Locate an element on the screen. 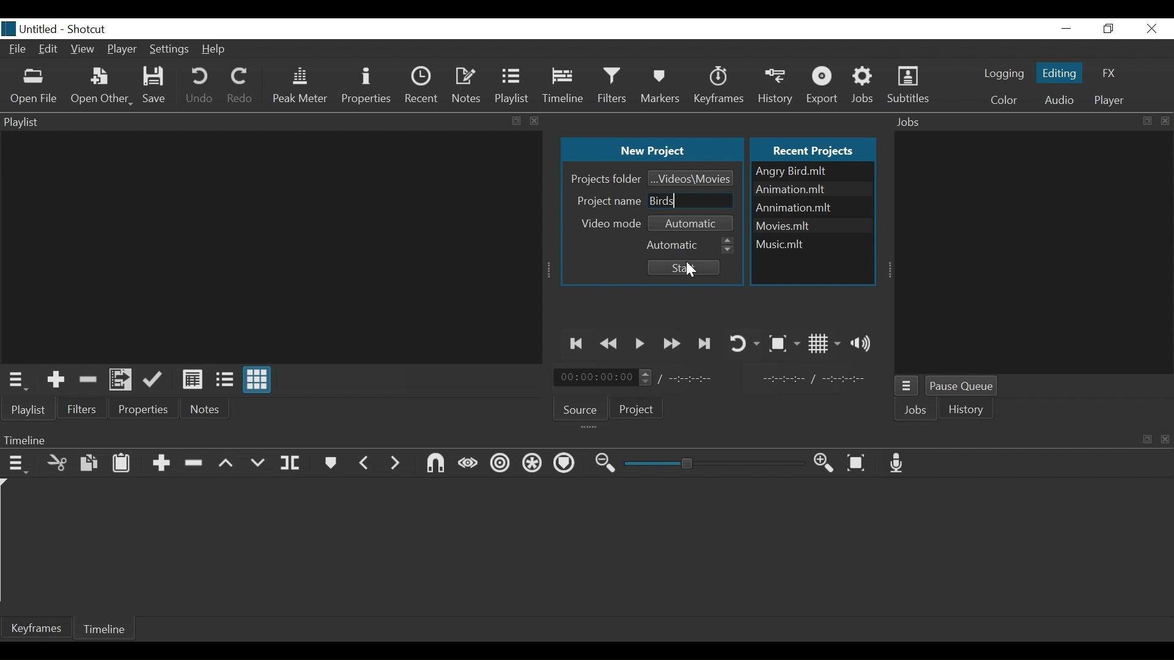 This screenshot has width=1174, height=660. Ripple is located at coordinates (500, 466).